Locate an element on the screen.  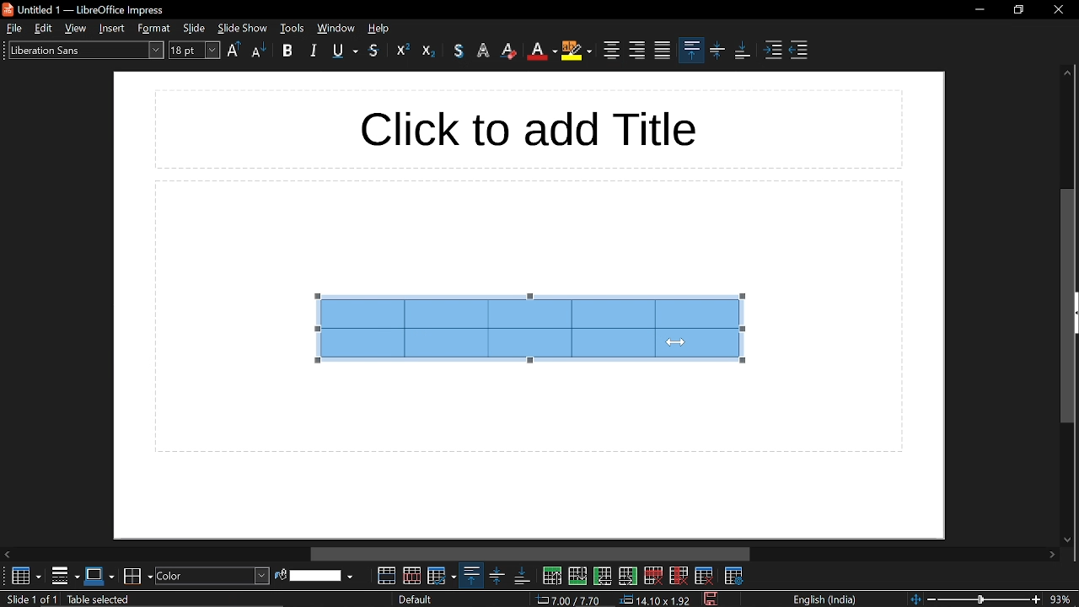
help is located at coordinates (380, 29).